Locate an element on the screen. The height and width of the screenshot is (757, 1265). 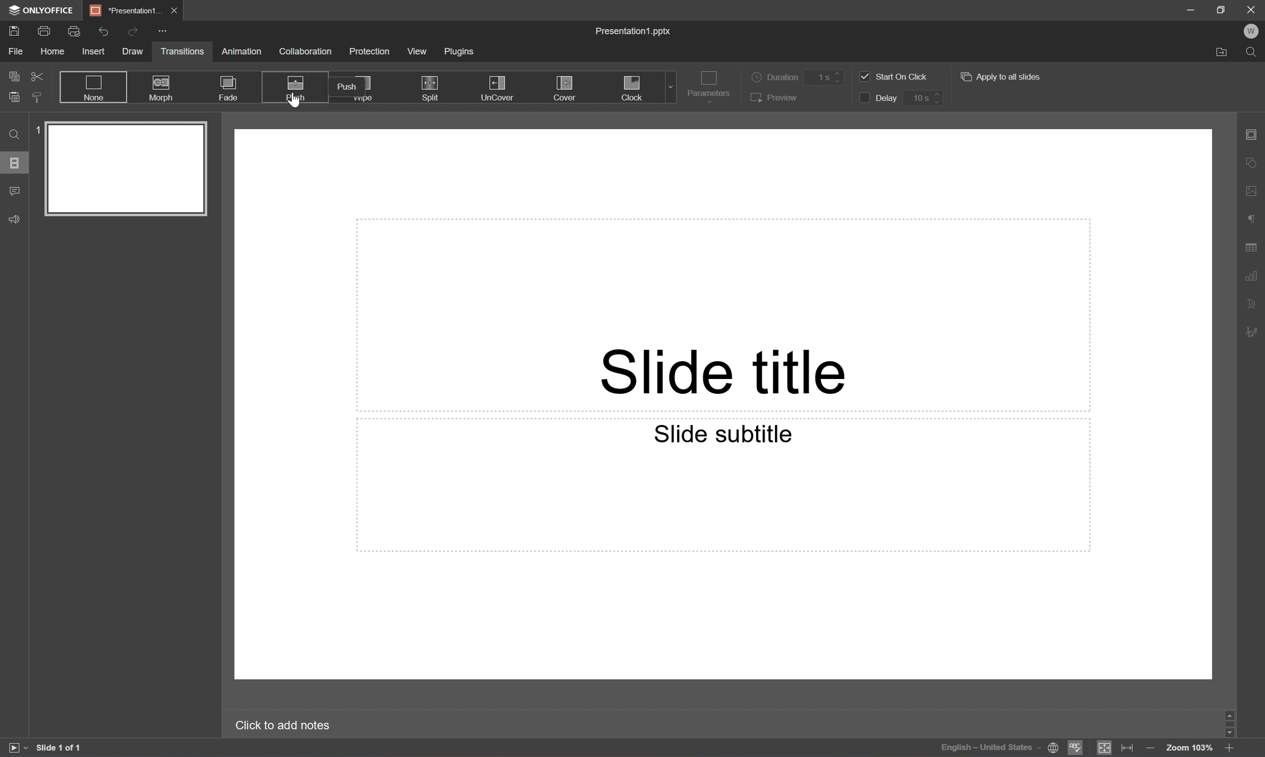
Start on click is located at coordinates (894, 76).